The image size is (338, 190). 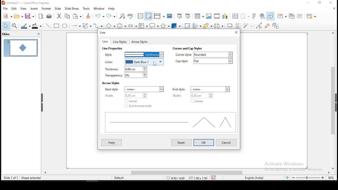 What do you see at coordinates (187, 16) in the screenshot?
I see `start from current slide` at bounding box center [187, 16].